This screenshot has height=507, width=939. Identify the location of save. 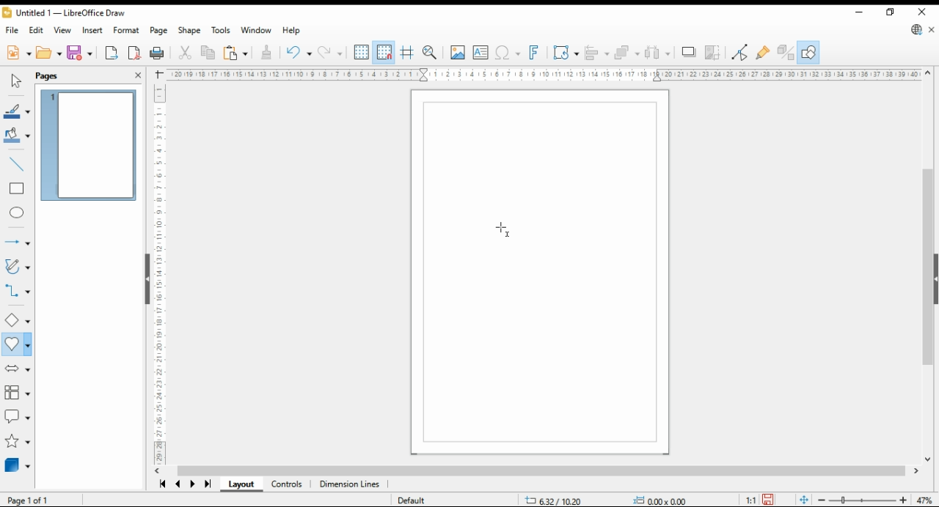
(81, 53).